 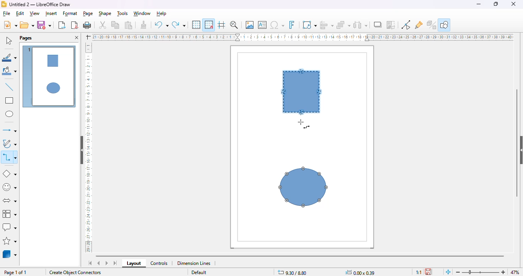 What do you see at coordinates (4, 4) in the screenshot?
I see `logo` at bounding box center [4, 4].